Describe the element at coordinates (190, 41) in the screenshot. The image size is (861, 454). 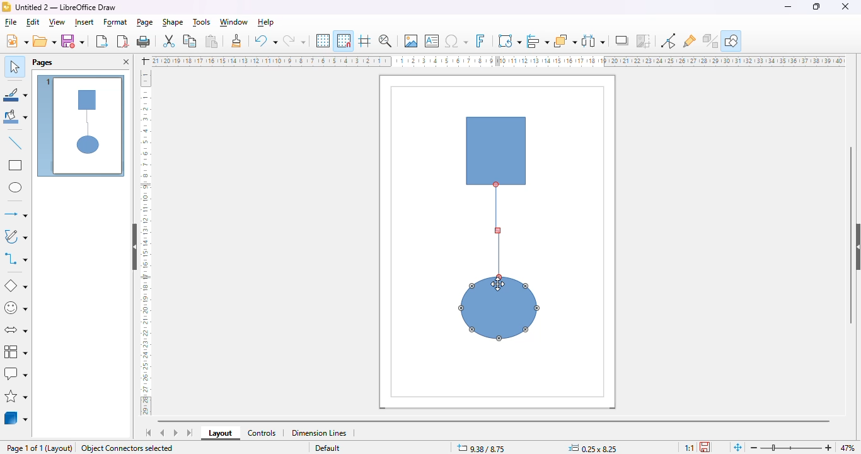
I see `copy` at that location.